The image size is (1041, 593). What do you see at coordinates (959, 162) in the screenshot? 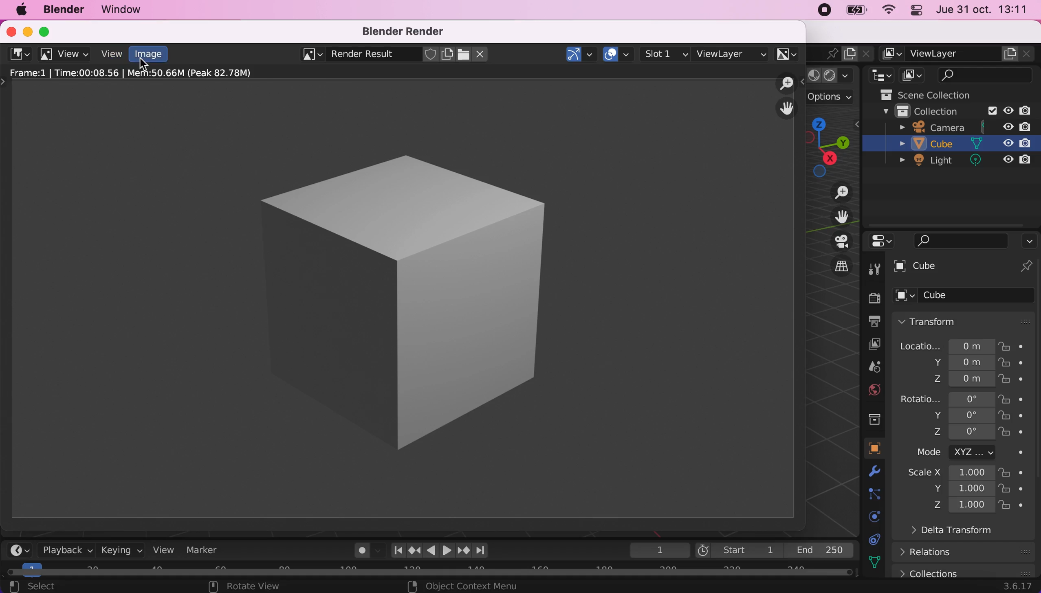
I see `light` at bounding box center [959, 162].